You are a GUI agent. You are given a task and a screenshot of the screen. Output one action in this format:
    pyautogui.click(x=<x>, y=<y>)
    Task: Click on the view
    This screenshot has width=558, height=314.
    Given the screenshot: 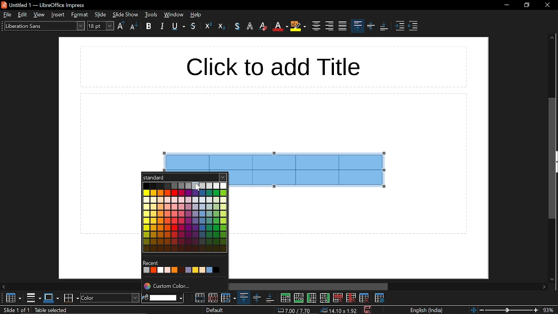 What is the action you would take?
    pyautogui.click(x=40, y=14)
    